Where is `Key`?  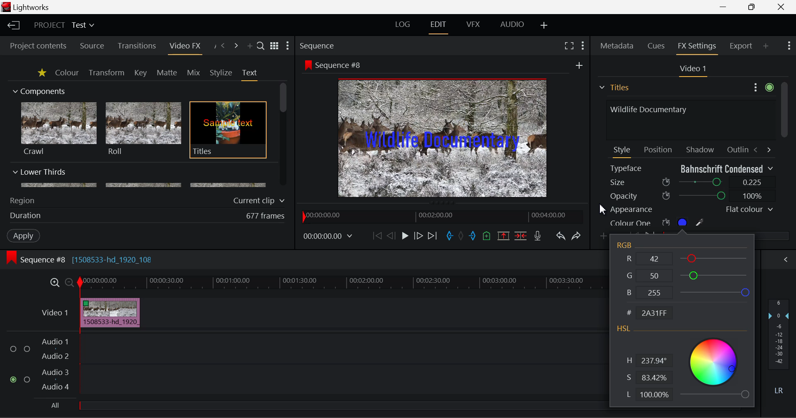 Key is located at coordinates (141, 73).